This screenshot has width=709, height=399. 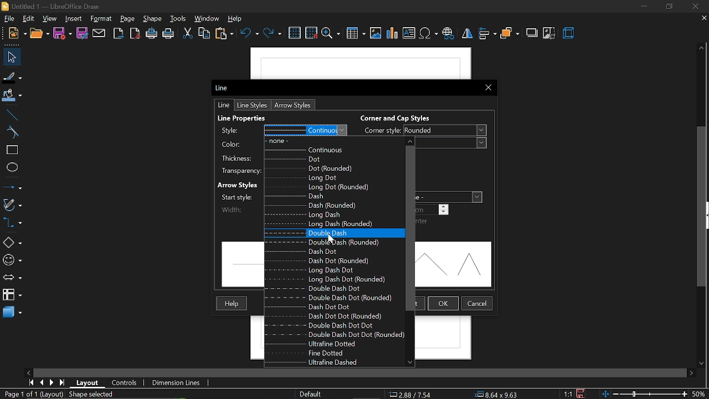 What do you see at coordinates (428, 33) in the screenshot?
I see `insert symbol` at bounding box center [428, 33].